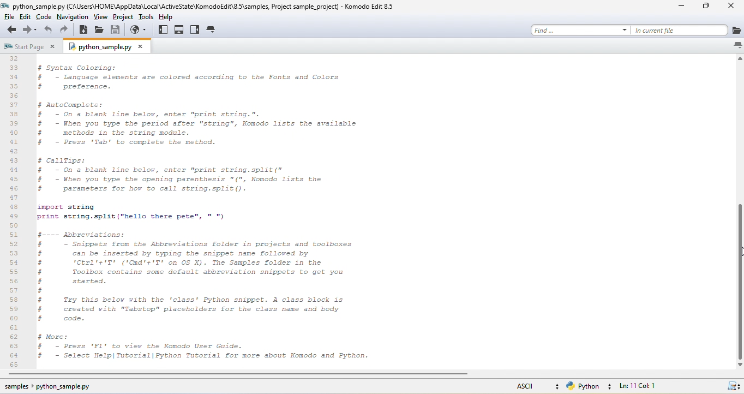 The image size is (744, 394). Describe the element at coordinates (736, 45) in the screenshot. I see `list all tabs` at that location.